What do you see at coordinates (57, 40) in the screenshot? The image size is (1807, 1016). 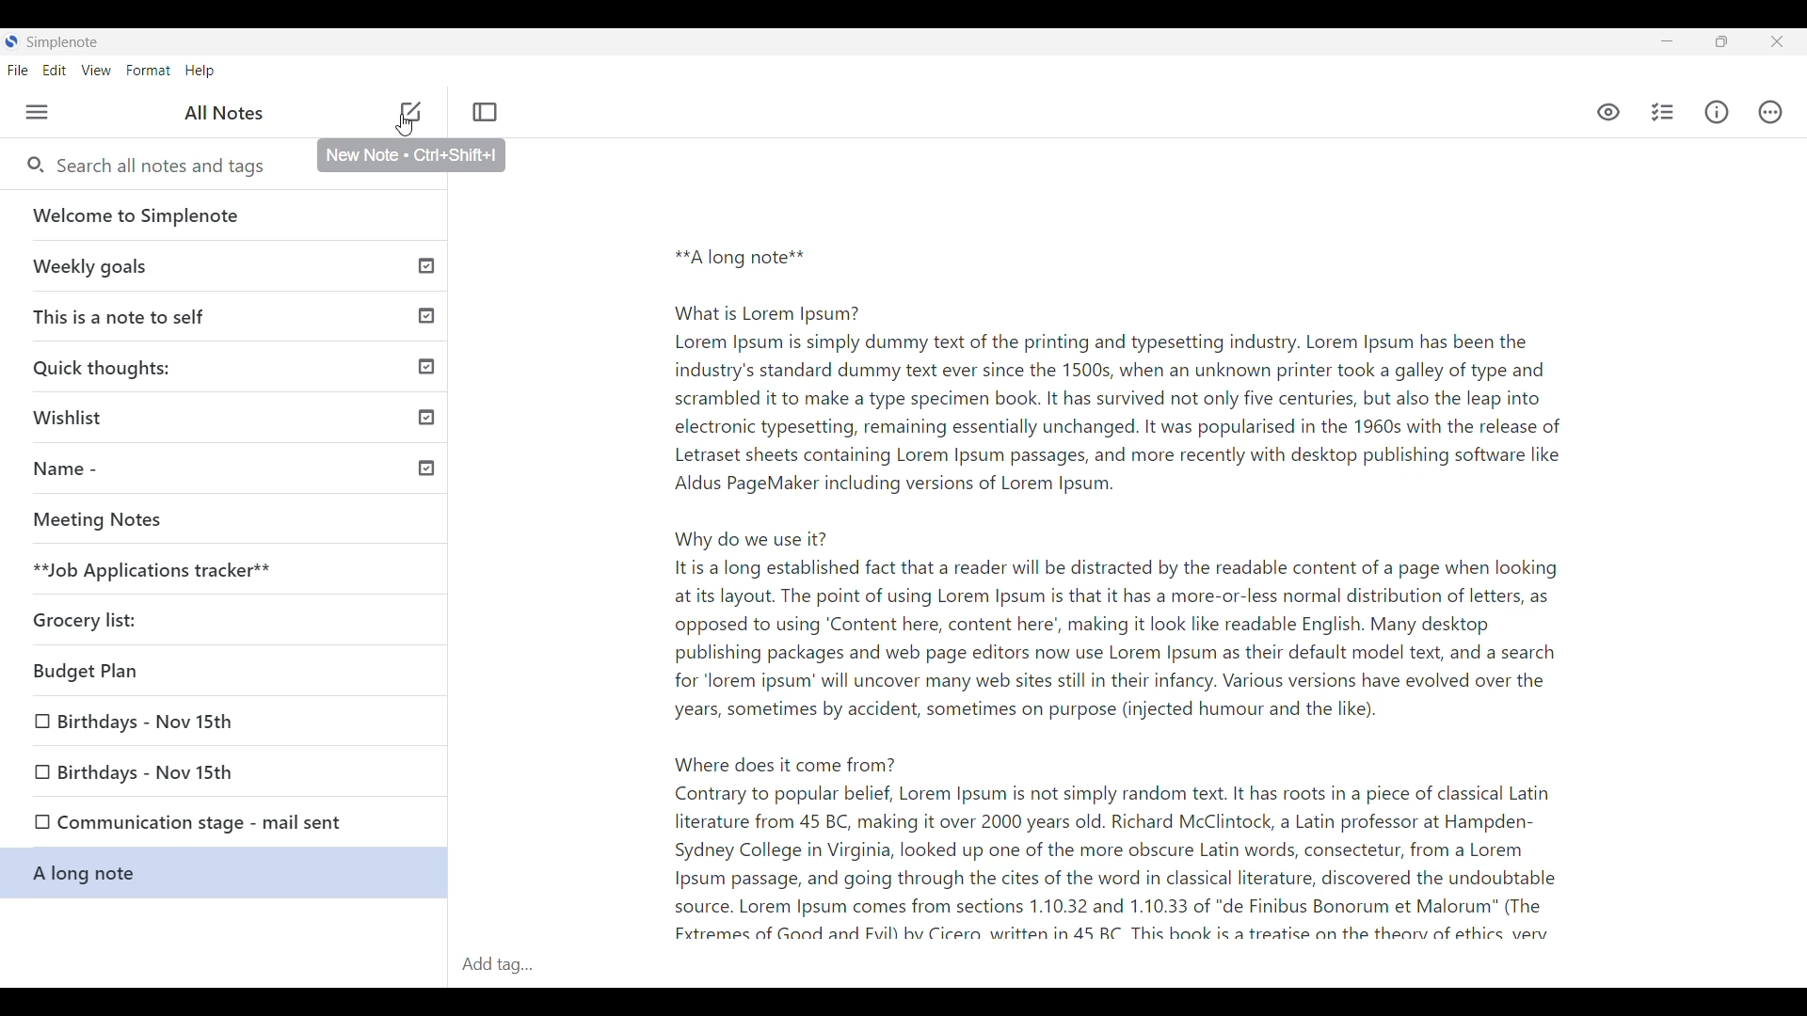 I see `SimpleNote` at bounding box center [57, 40].